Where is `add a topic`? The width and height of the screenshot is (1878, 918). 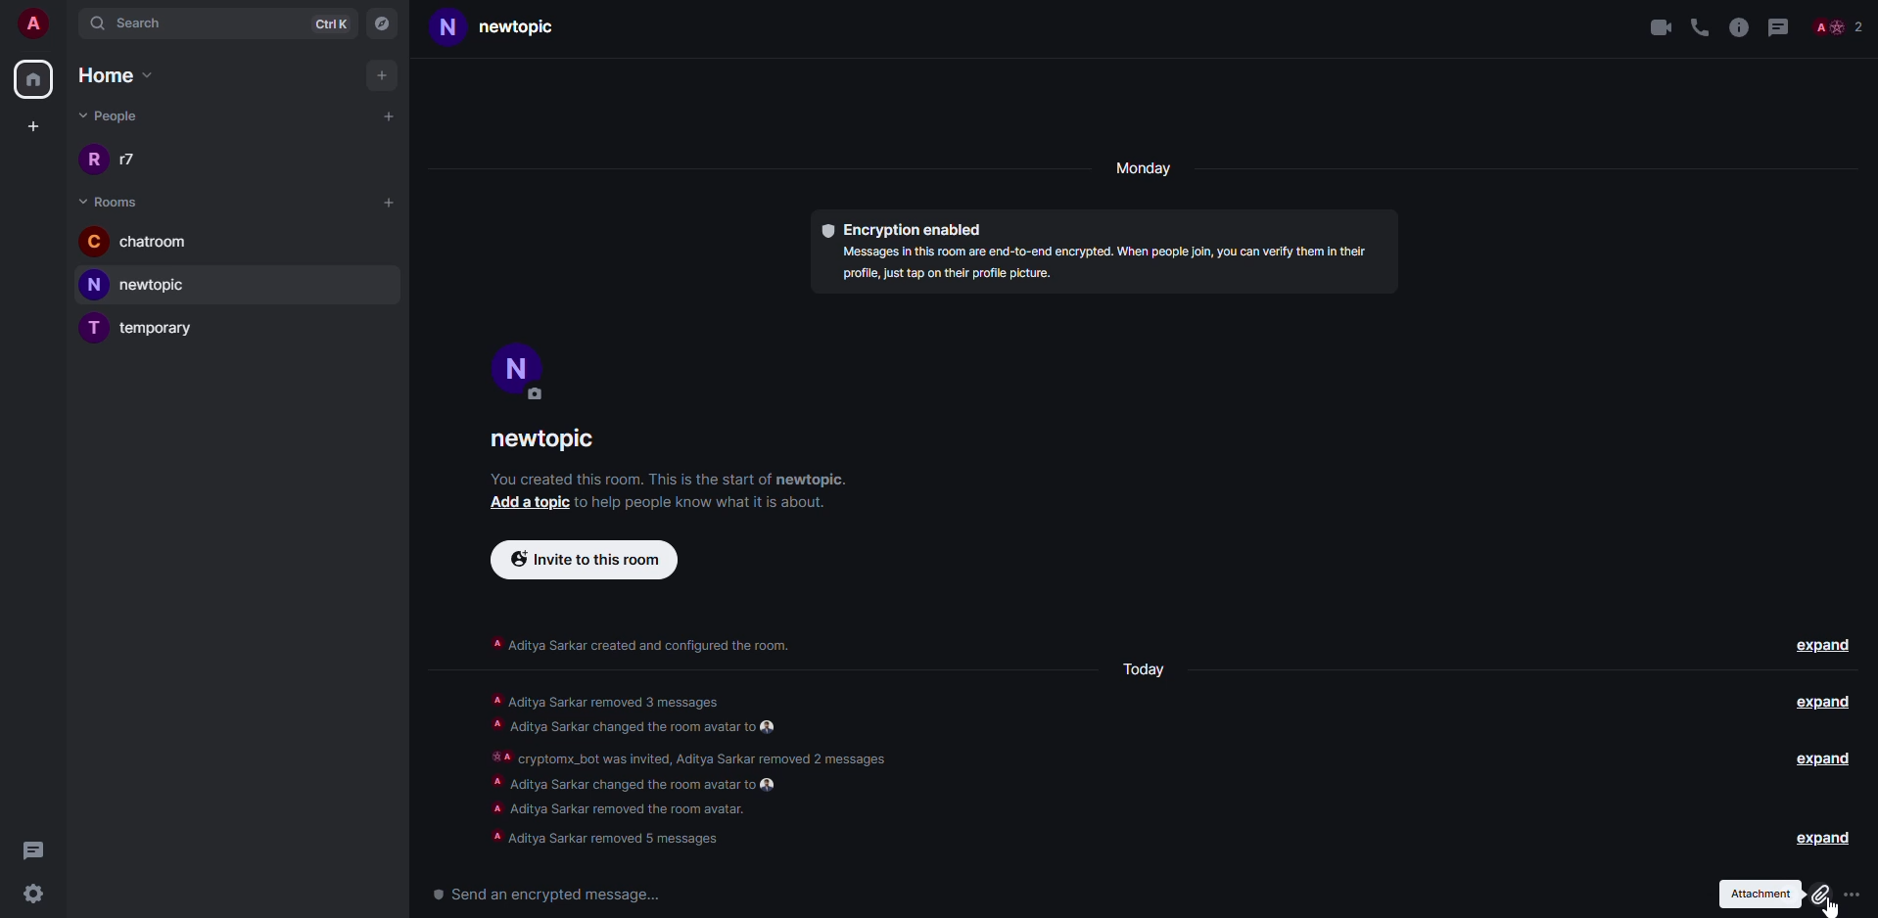
add a topic is located at coordinates (526, 503).